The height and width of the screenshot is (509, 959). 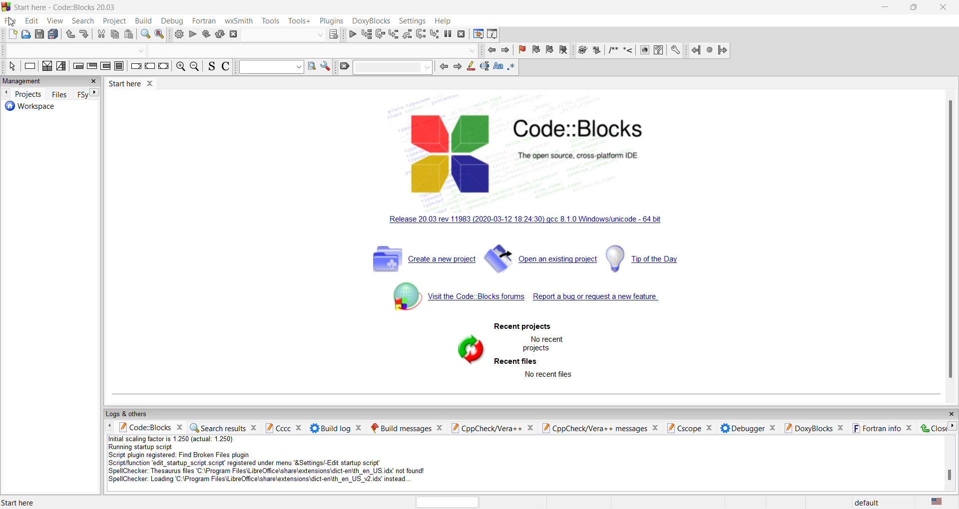 I want to click on  build messages, so click(x=406, y=427).